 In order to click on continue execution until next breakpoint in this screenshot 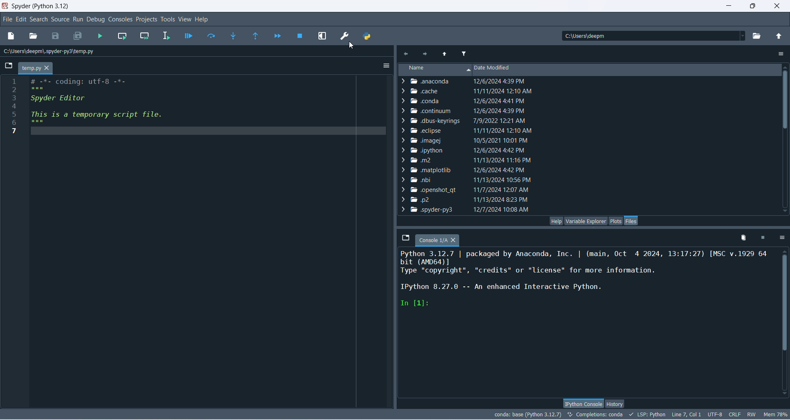, I will do `click(276, 36)`.